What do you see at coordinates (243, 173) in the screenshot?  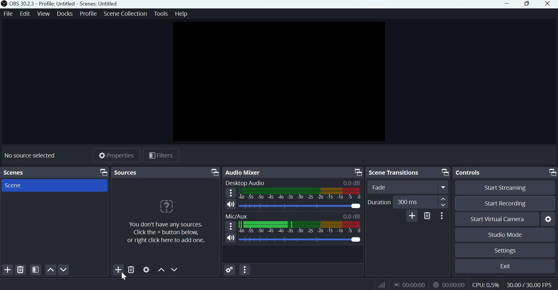 I see `Audio Mixer` at bounding box center [243, 173].